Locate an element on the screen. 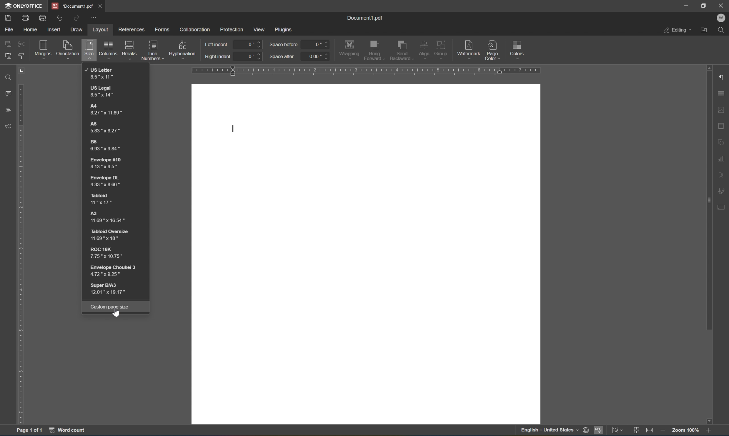  workspace is located at coordinates (366, 255).